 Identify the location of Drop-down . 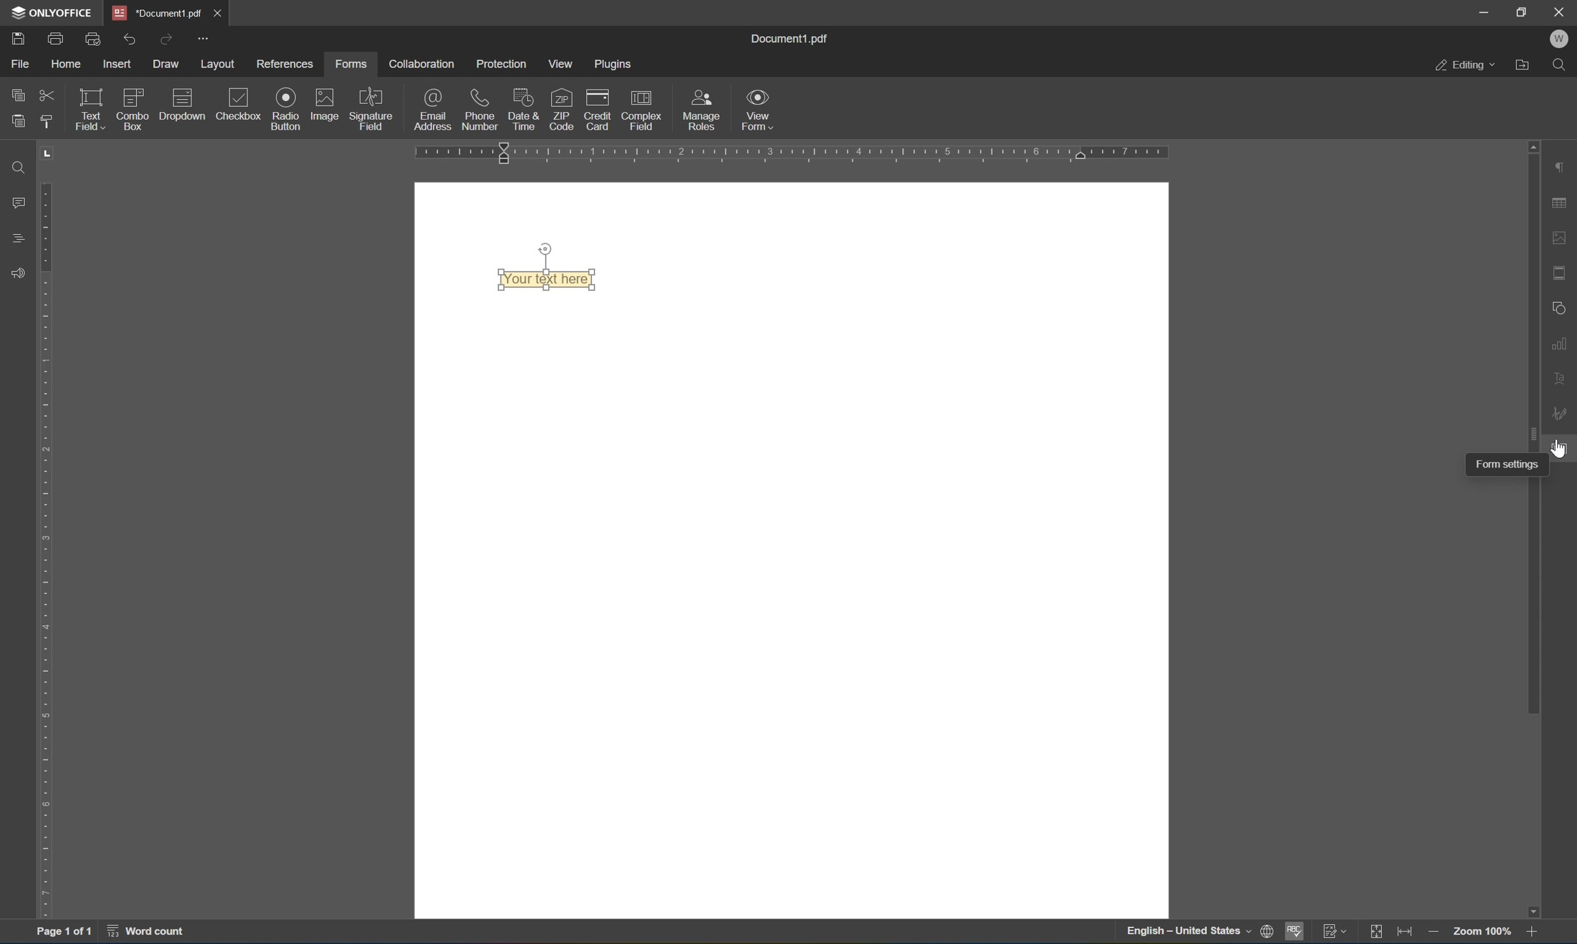
(182, 108).